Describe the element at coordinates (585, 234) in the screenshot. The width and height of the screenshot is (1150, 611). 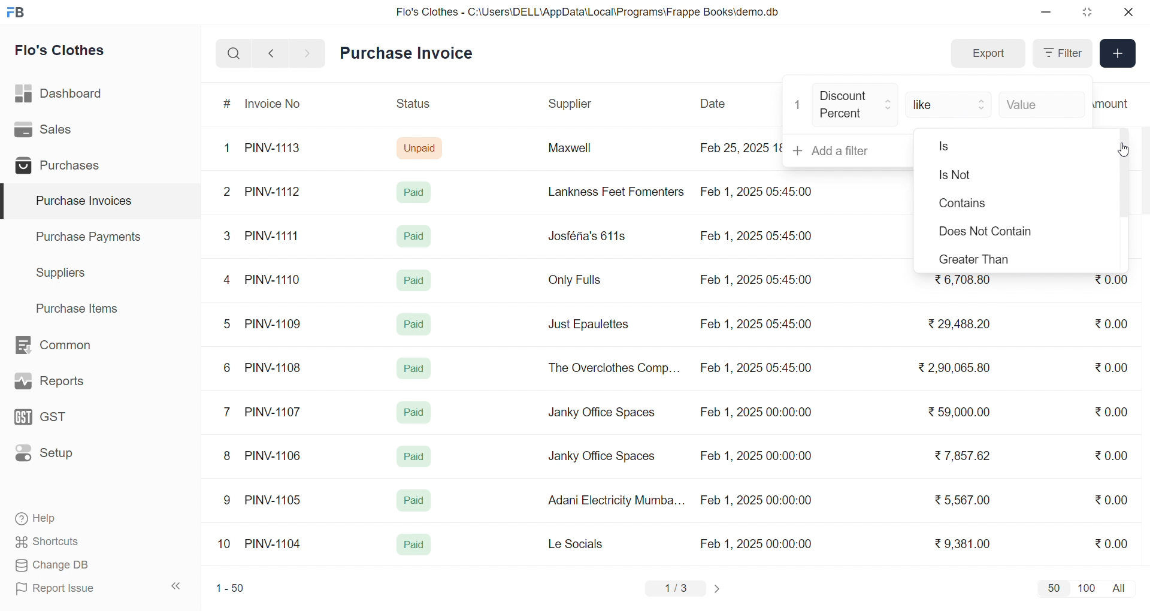
I see `Josféria's 611s` at that location.